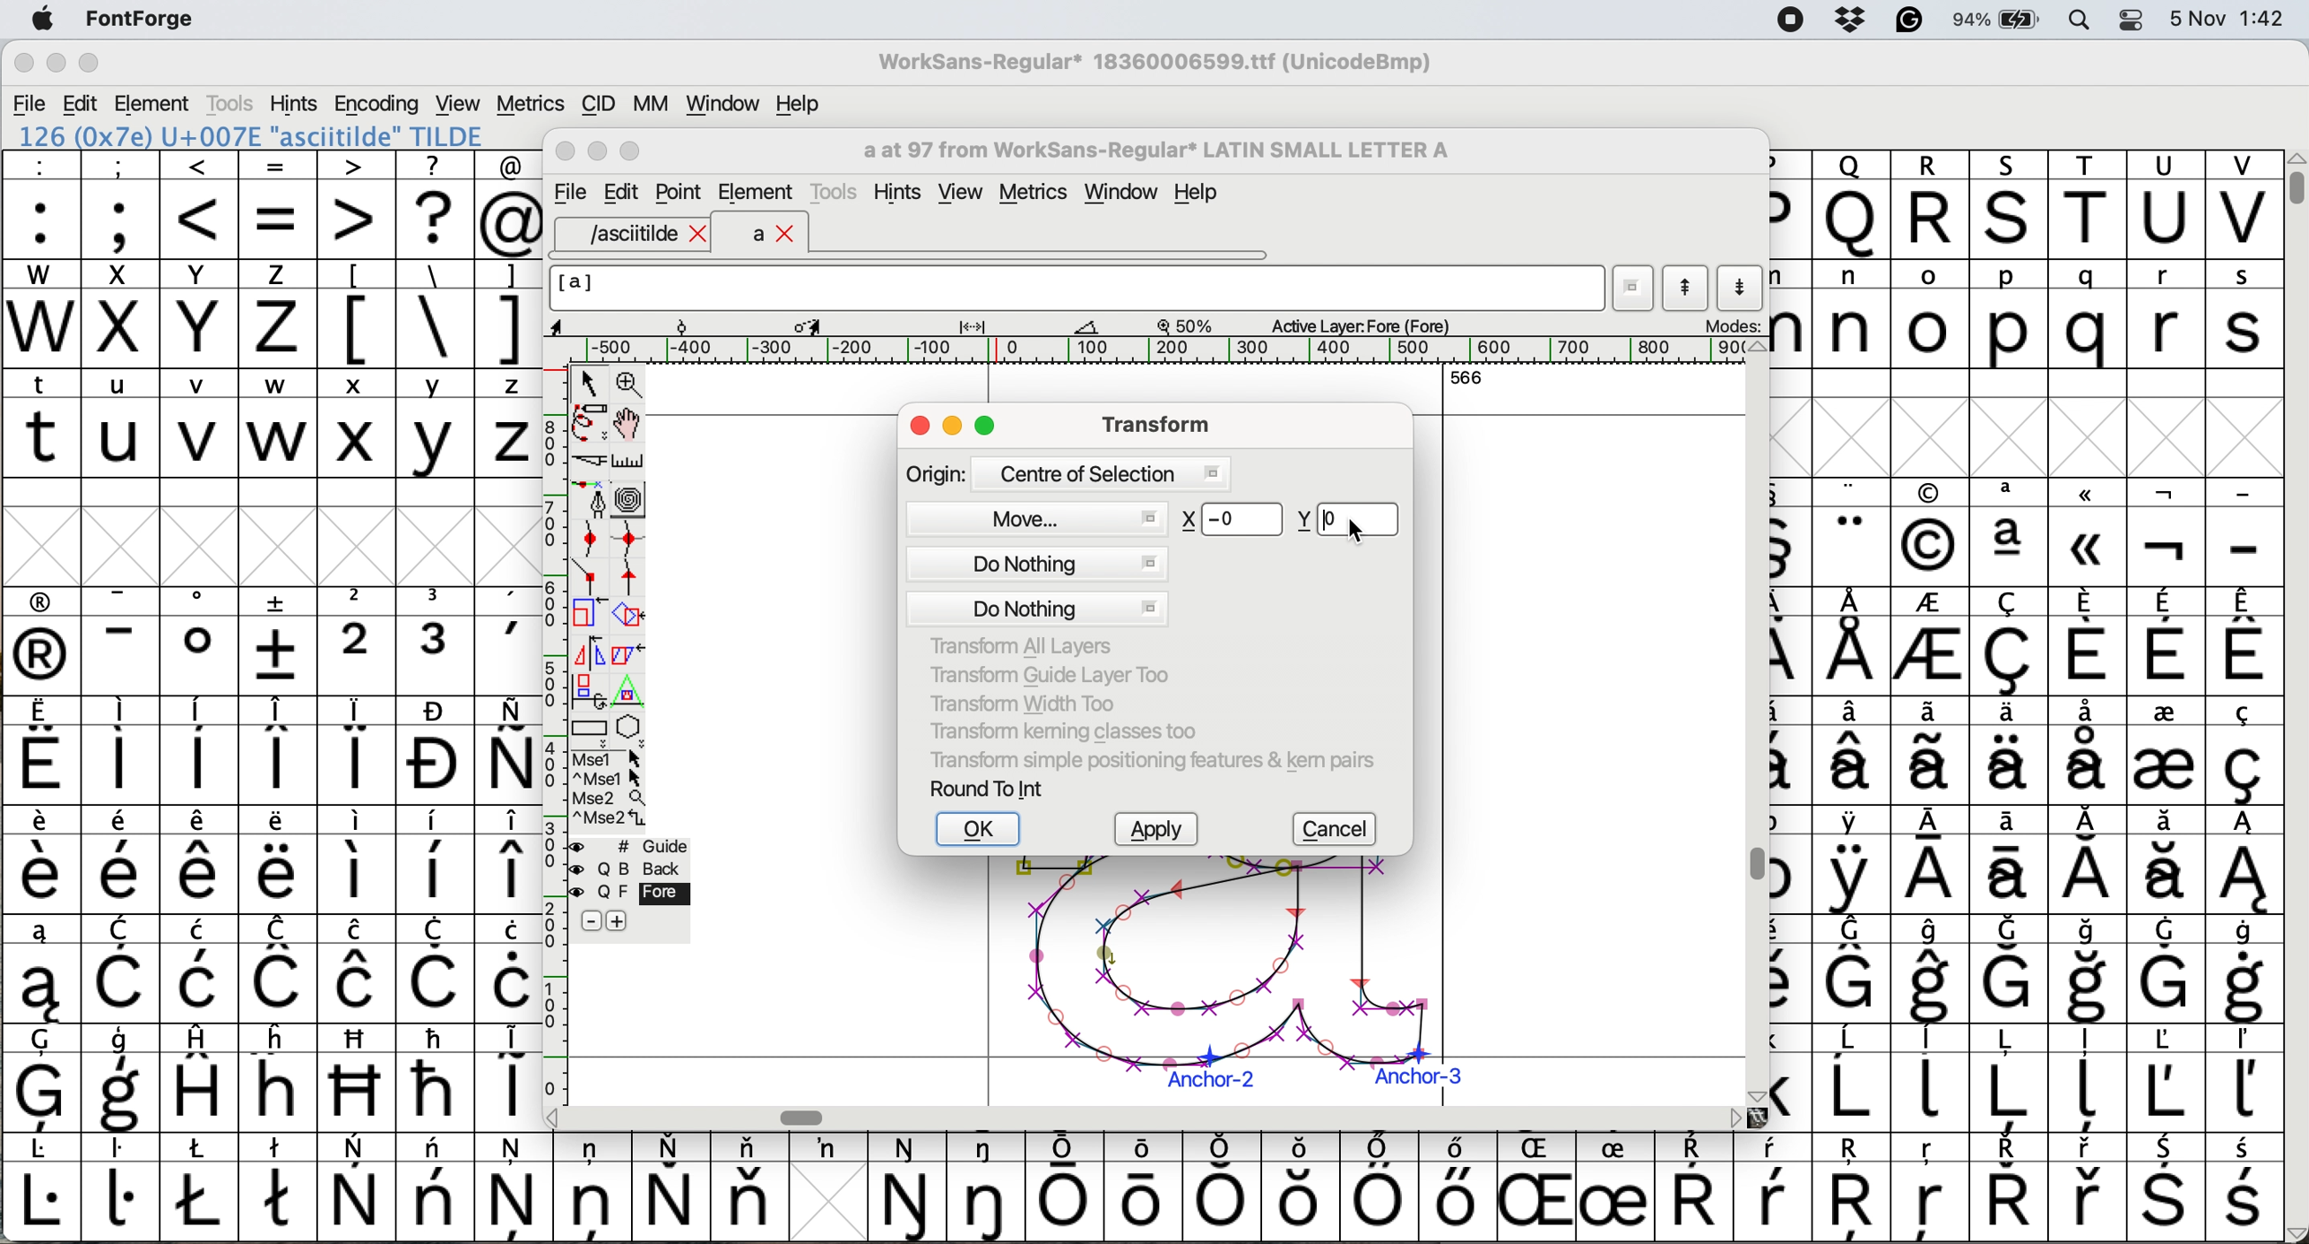  Describe the element at coordinates (634, 539) in the screenshot. I see `add a curve point vertically or horizontally` at that location.